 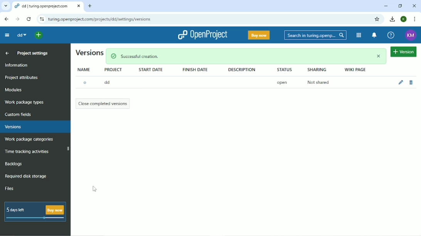 What do you see at coordinates (7, 19) in the screenshot?
I see `Back` at bounding box center [7, 19].